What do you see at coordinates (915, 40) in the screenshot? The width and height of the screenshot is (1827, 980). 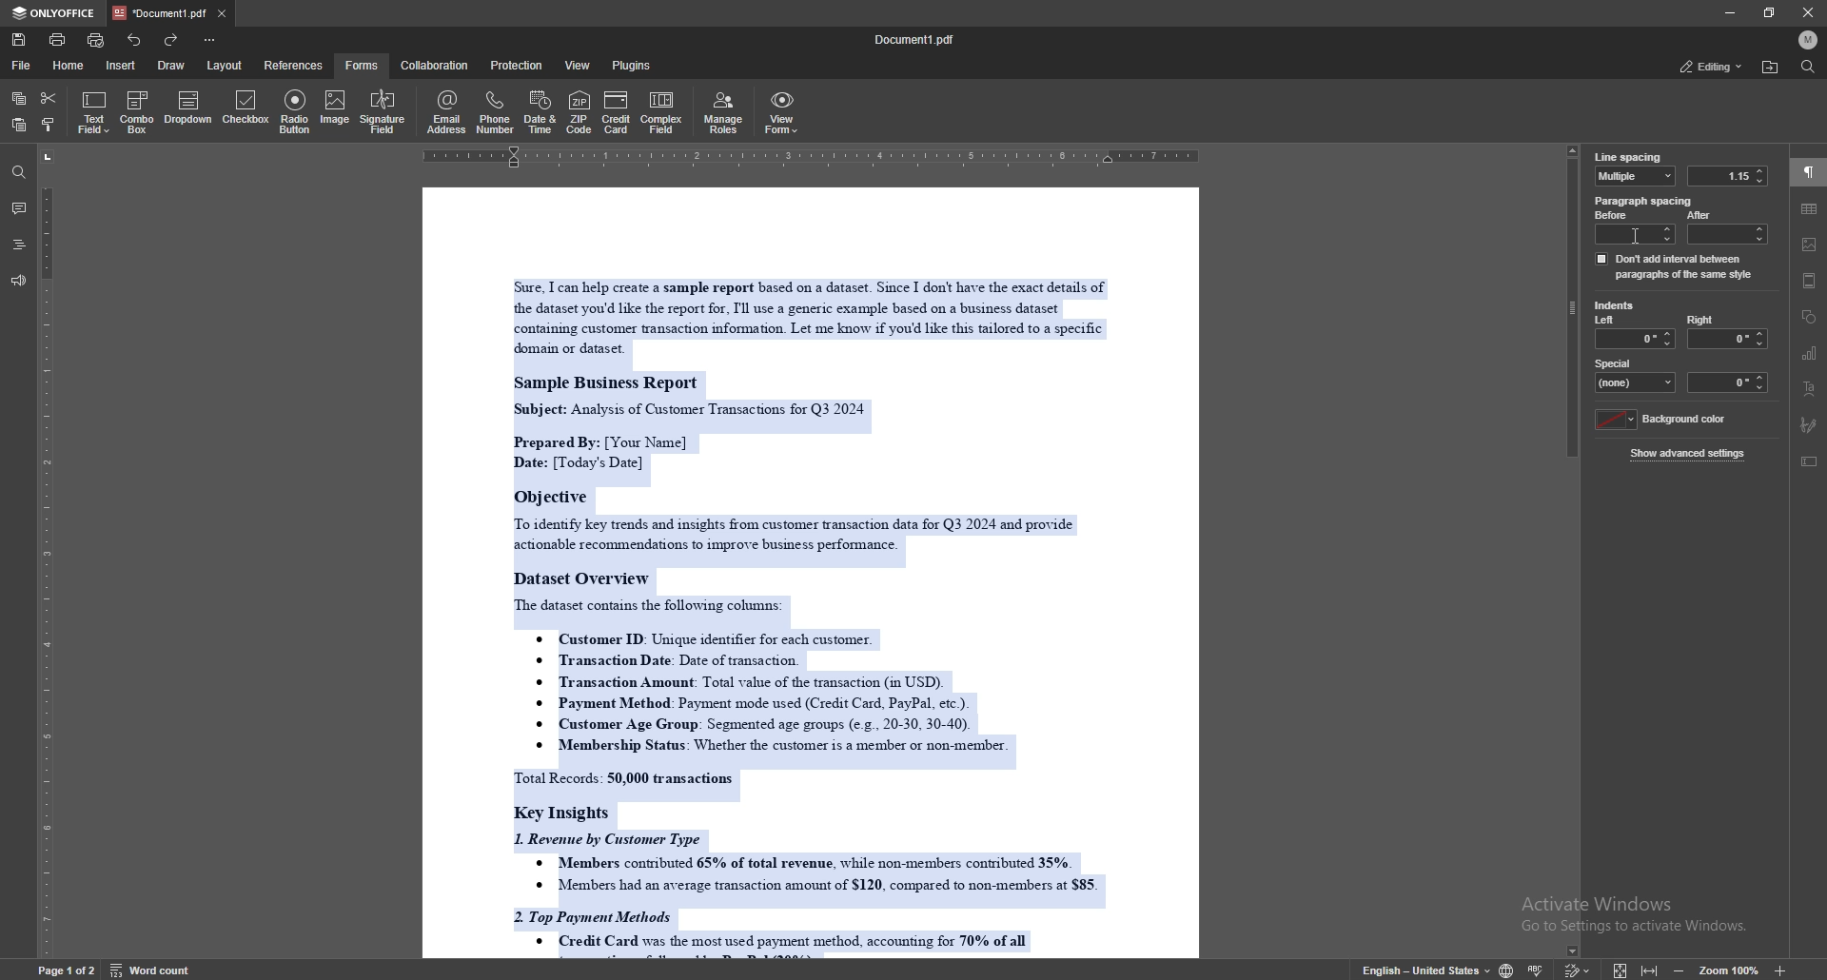 I see `file name` at bounding box center [915, 40].